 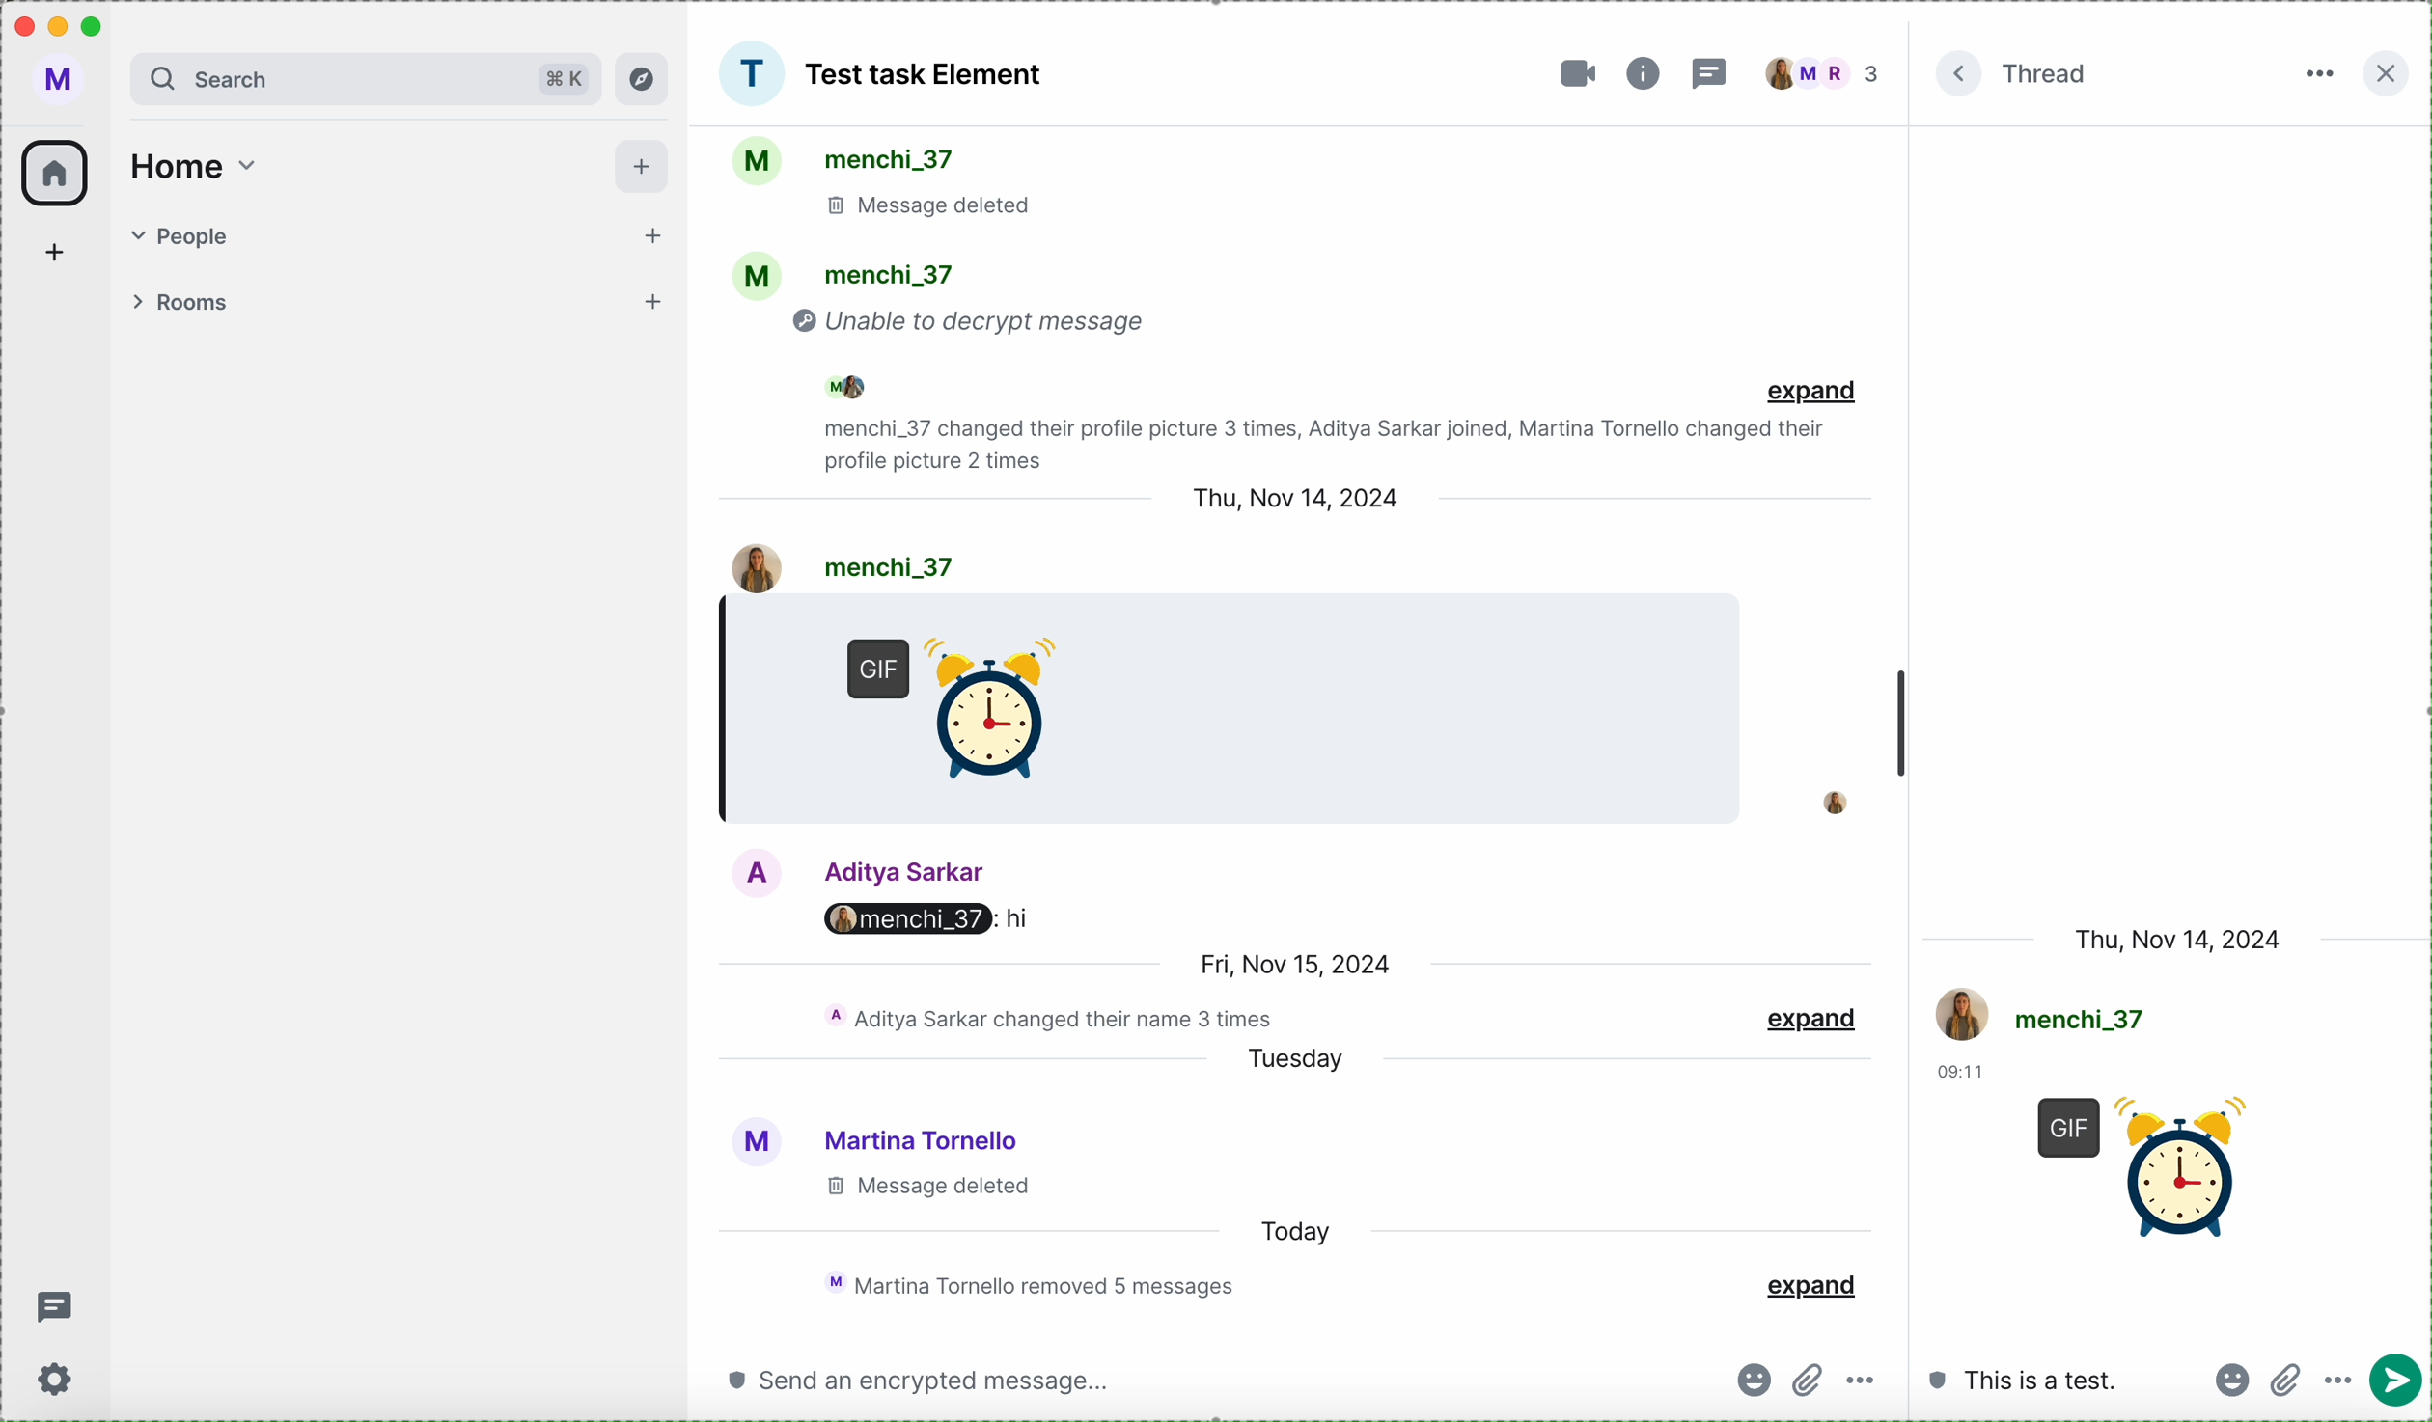 What do you see at coordinates (1961, 1074) in the screenshot?
I see `hour` at bounding box center [1961, 1074].